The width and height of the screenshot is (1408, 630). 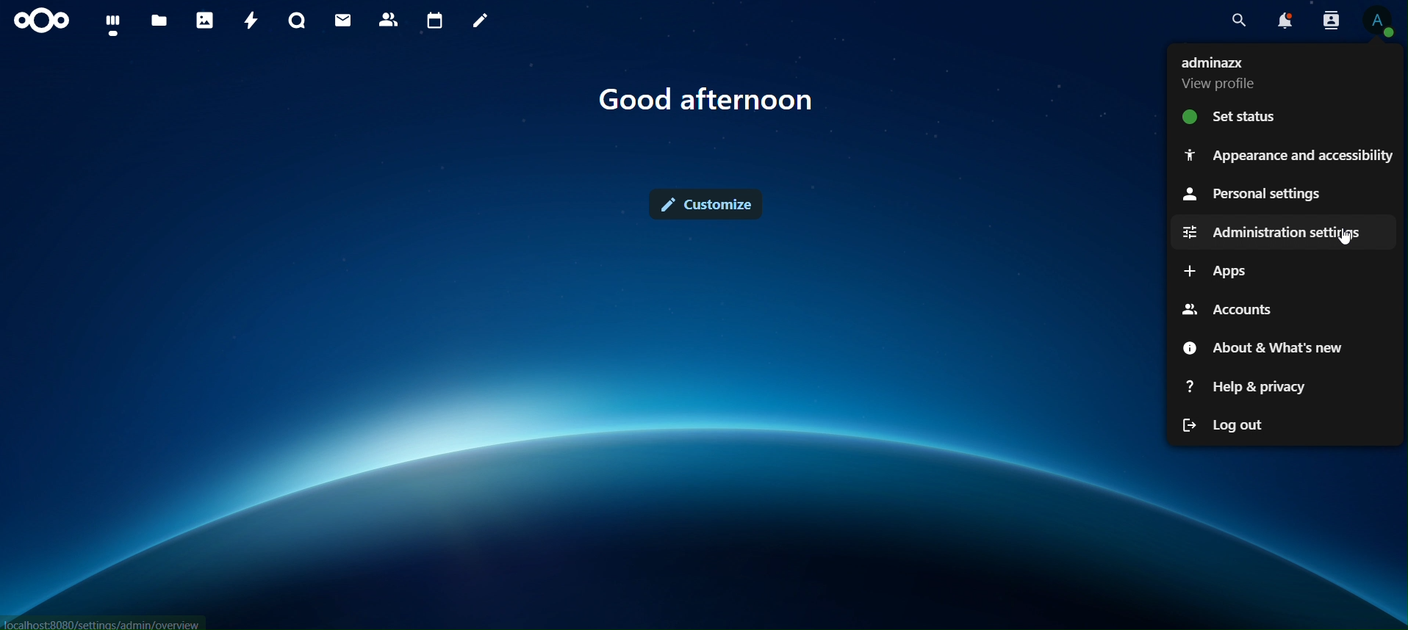 What do you see at coordinates (1325, 20) in the screenshot?
I see `search contacts` at bounding box center [1325, 20].